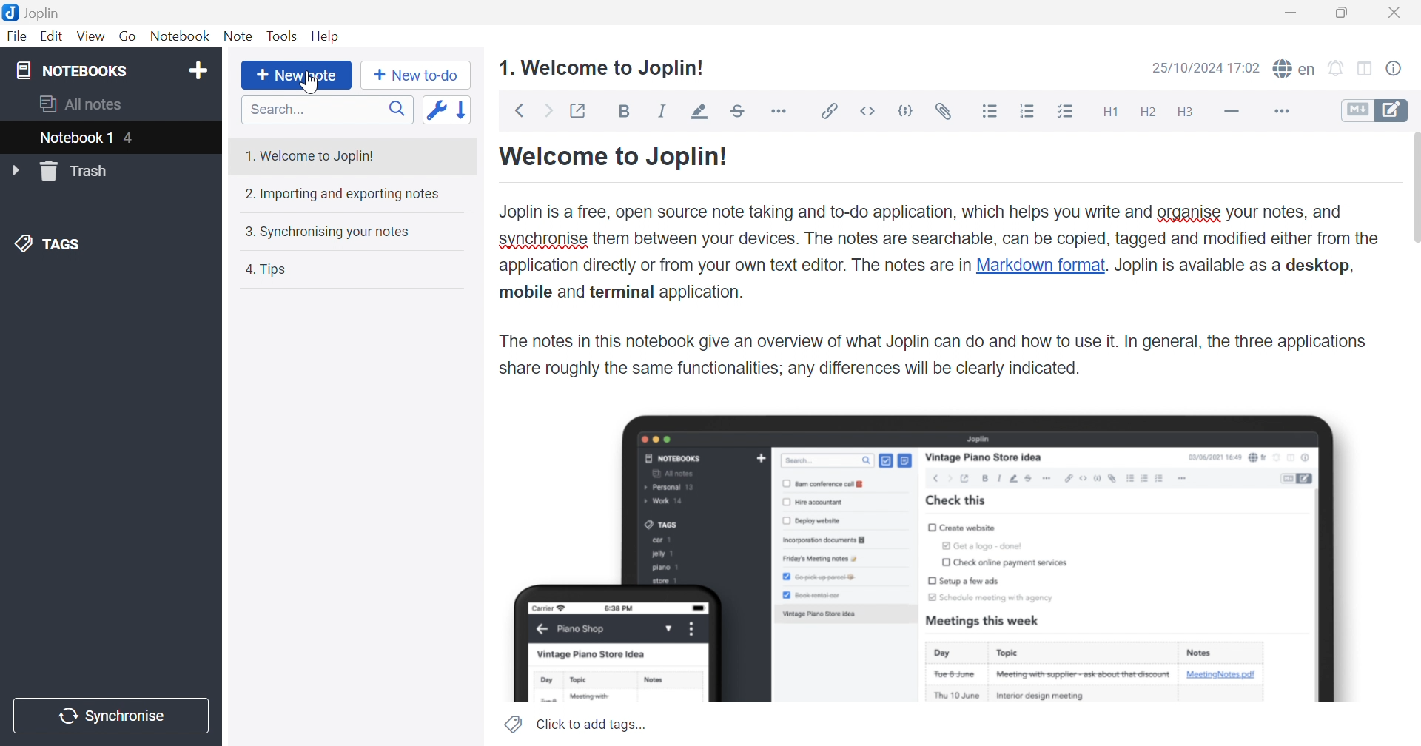 This screenshot has height=746, width=1421. I want to click on All notes, so click(85, 104).